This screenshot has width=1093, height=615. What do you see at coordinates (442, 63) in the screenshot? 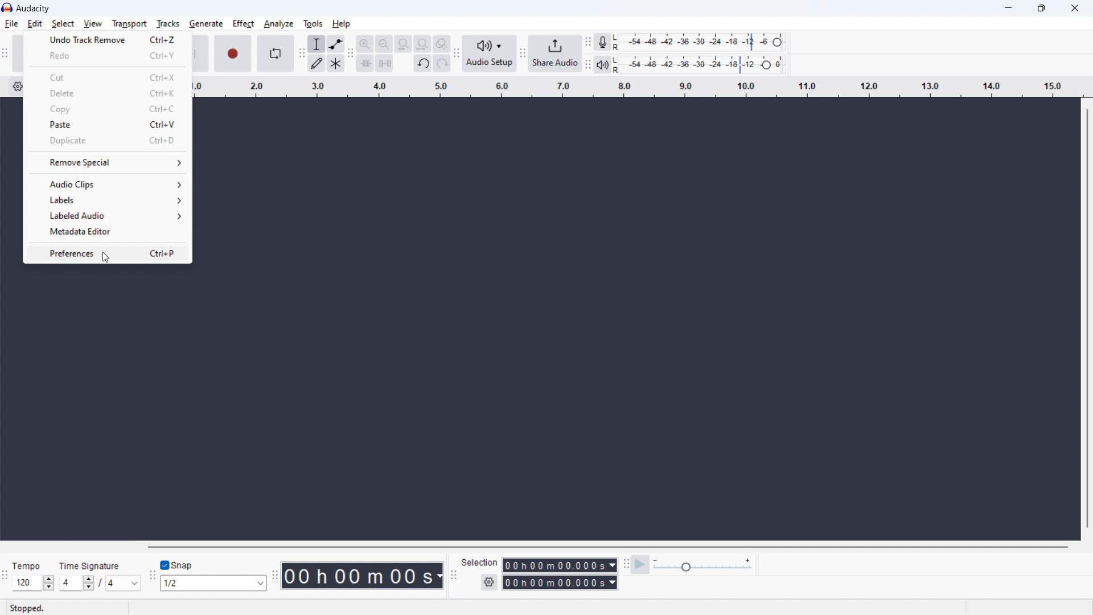
I see `redo` at bounding box center [442, 63].